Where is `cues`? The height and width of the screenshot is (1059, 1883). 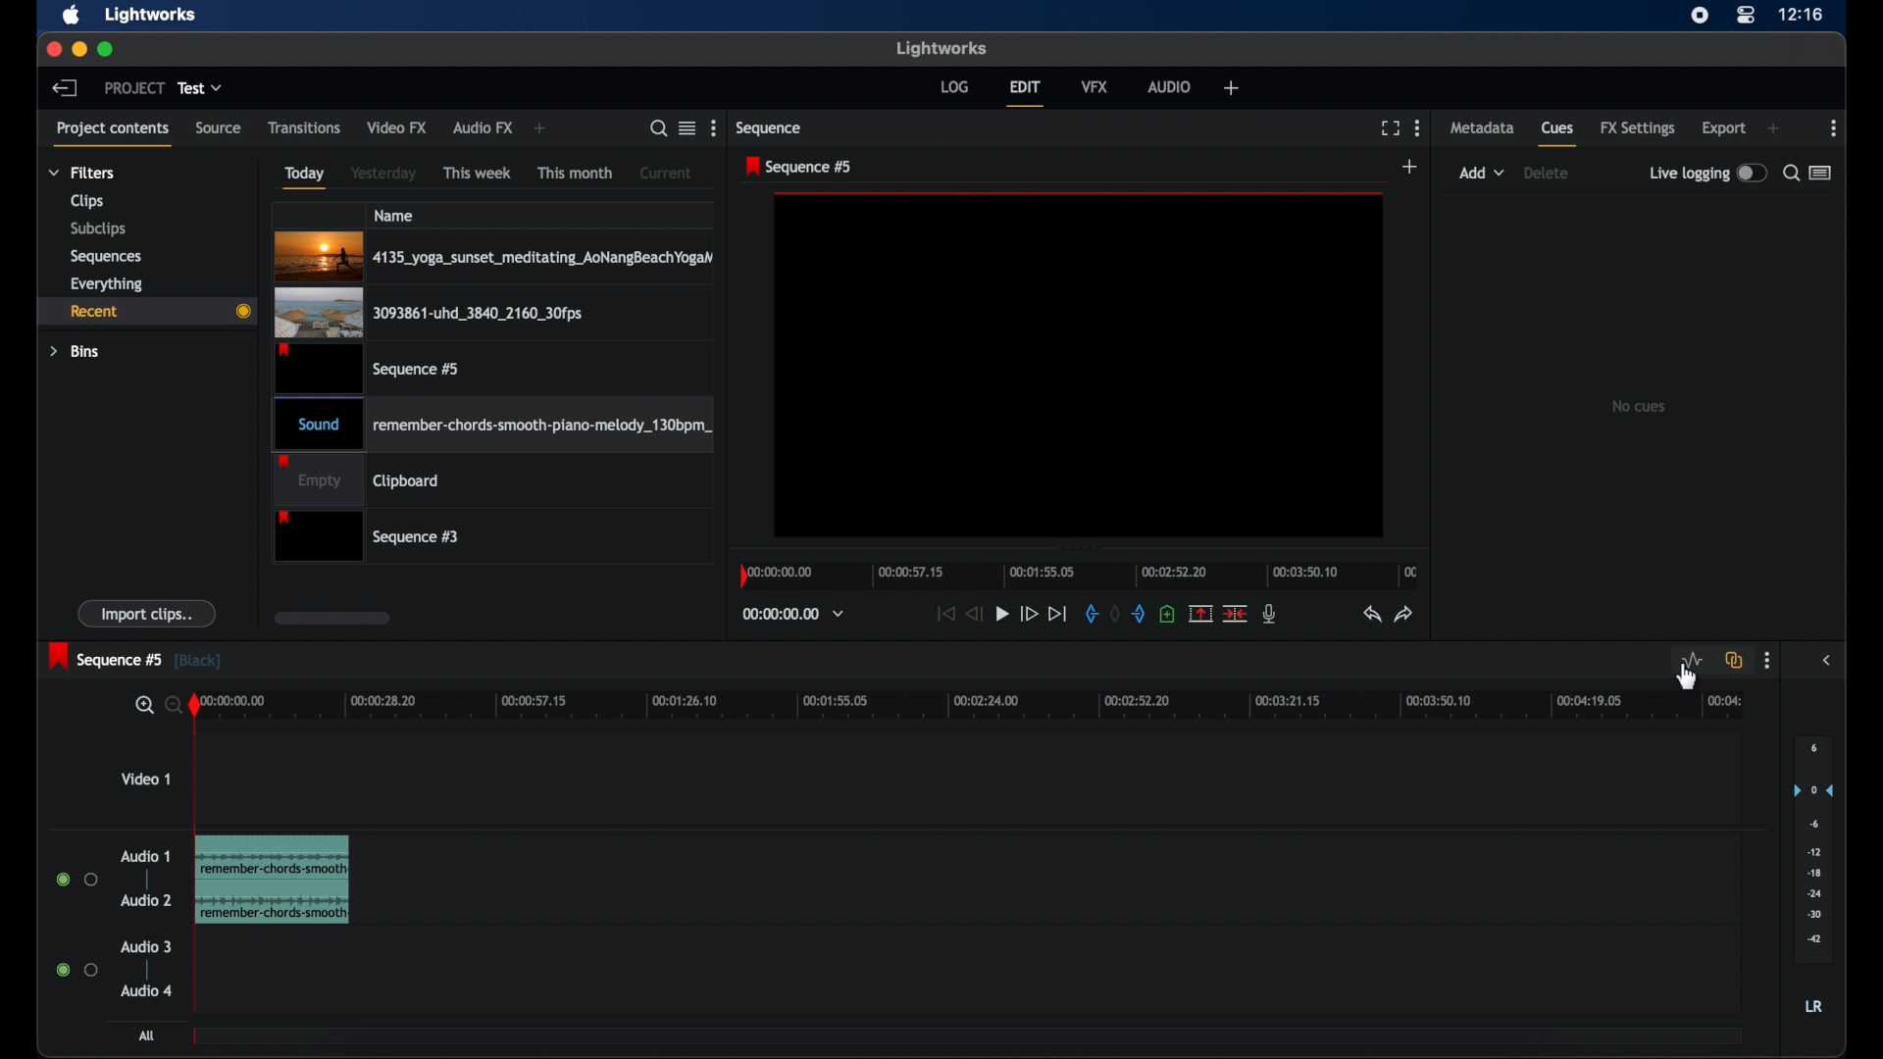
cues is located at coordinates (1559, 135).